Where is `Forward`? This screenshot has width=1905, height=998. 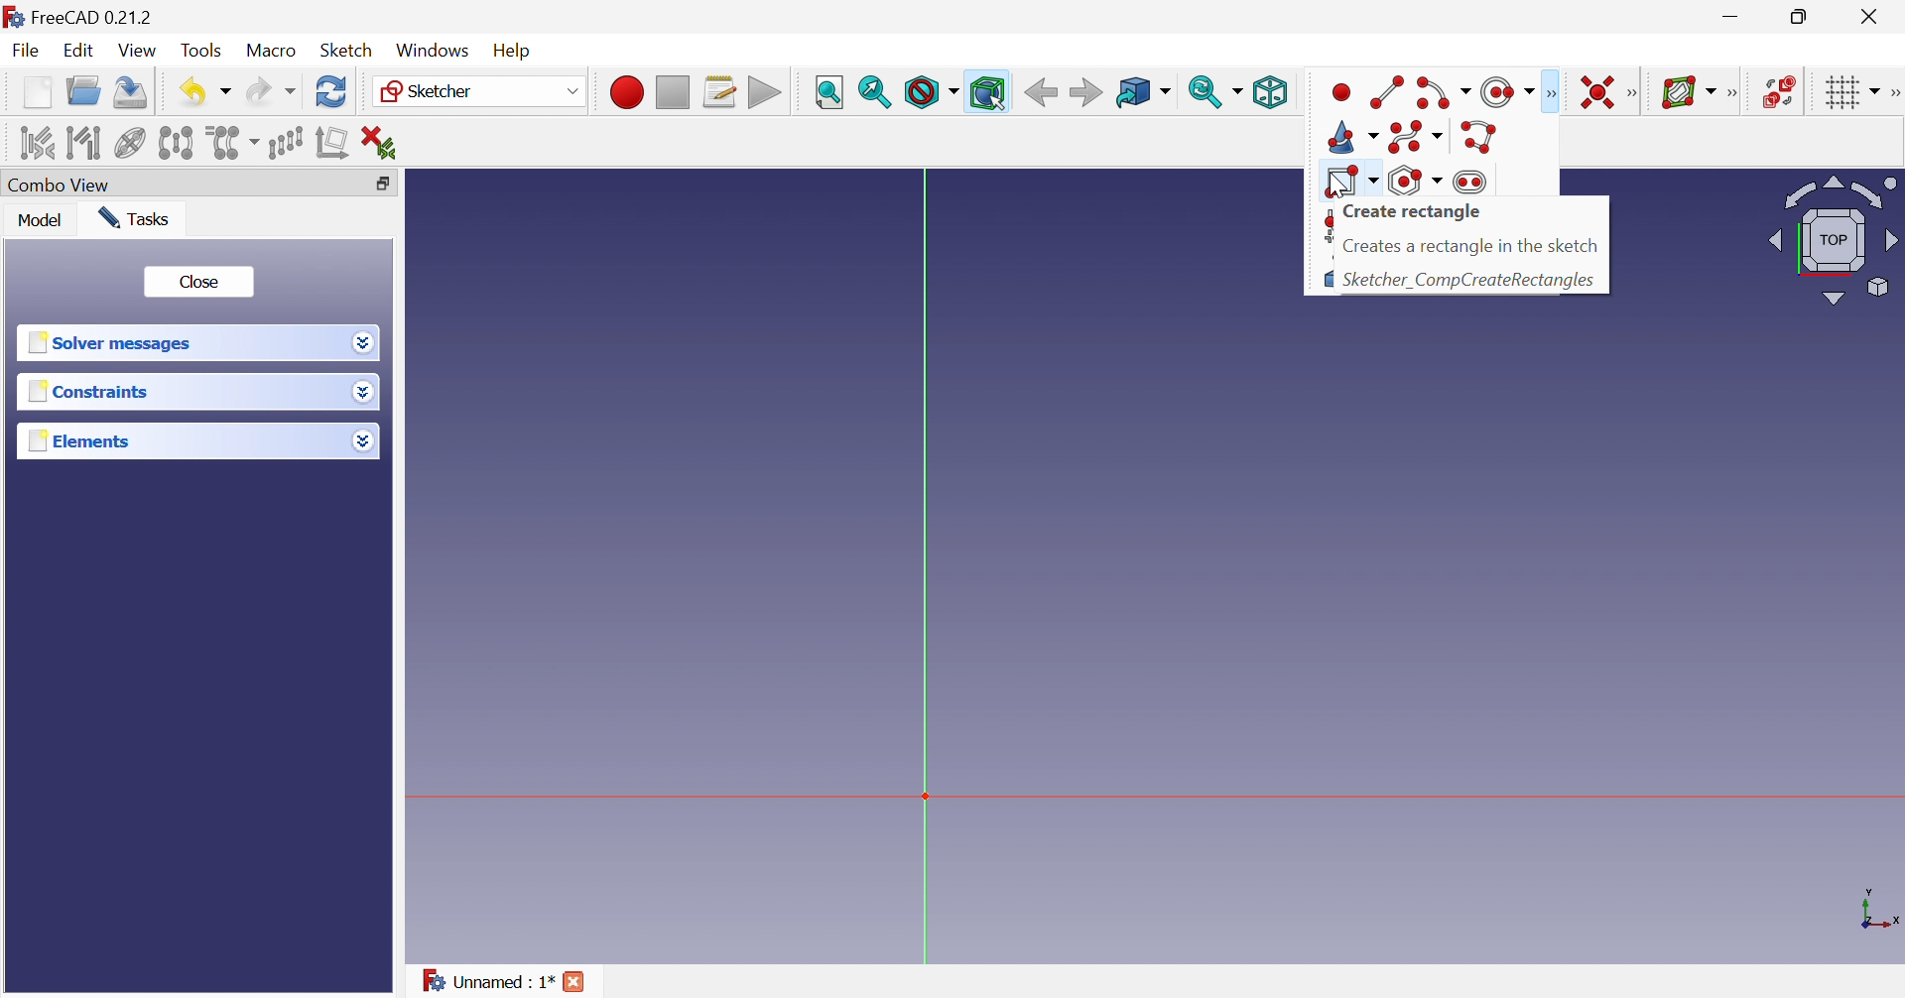
Forward is located at coordinates (1085, 93).